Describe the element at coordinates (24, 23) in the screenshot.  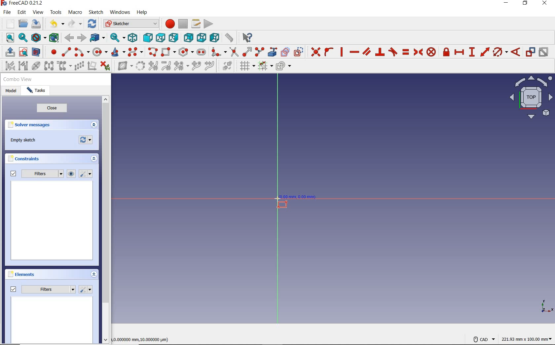
I see `open` at that location.